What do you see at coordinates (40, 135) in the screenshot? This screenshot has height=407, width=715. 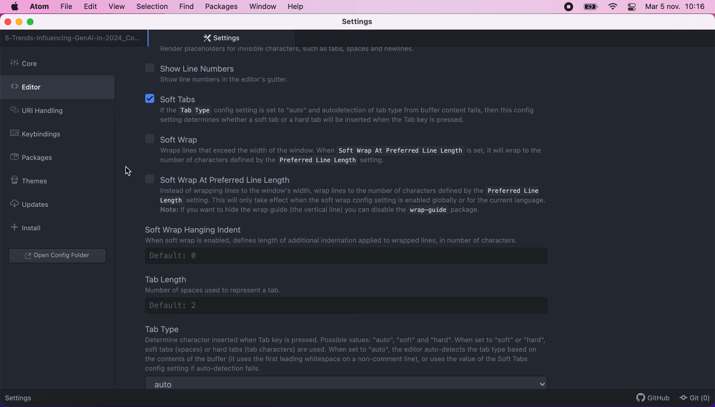 I see `keybindings` at bounding box center [40, 135].